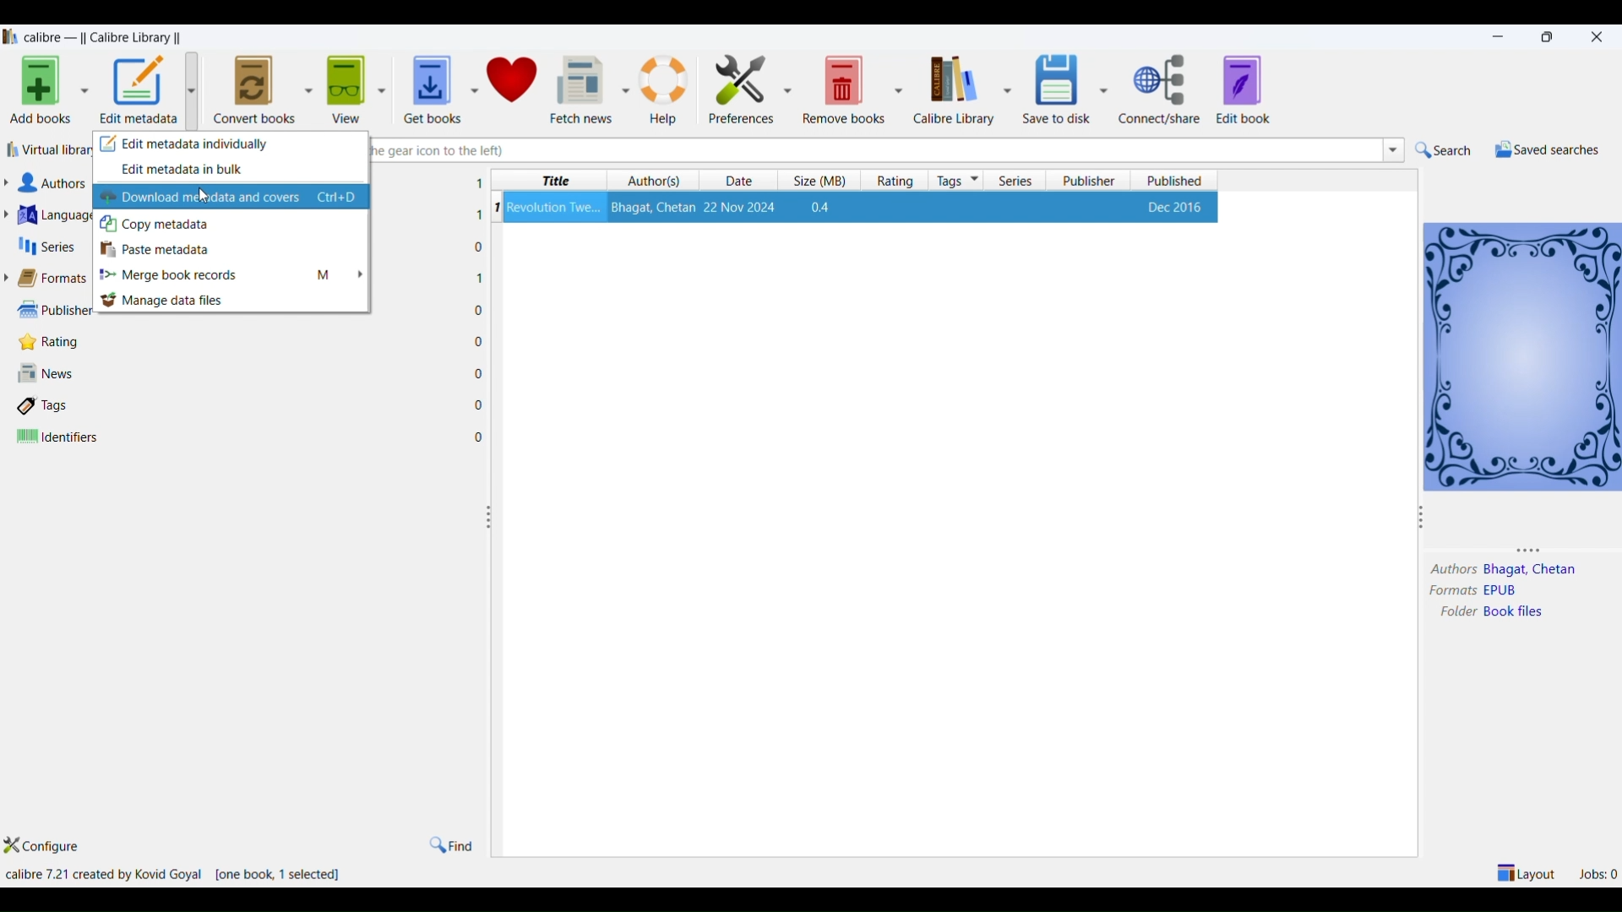 Image resolution: width=1622 pixels, height=912 pixels. What do you see at coordinates (427, 84) in the screenshot?
I see `get books` at bounding box center [427, 84].